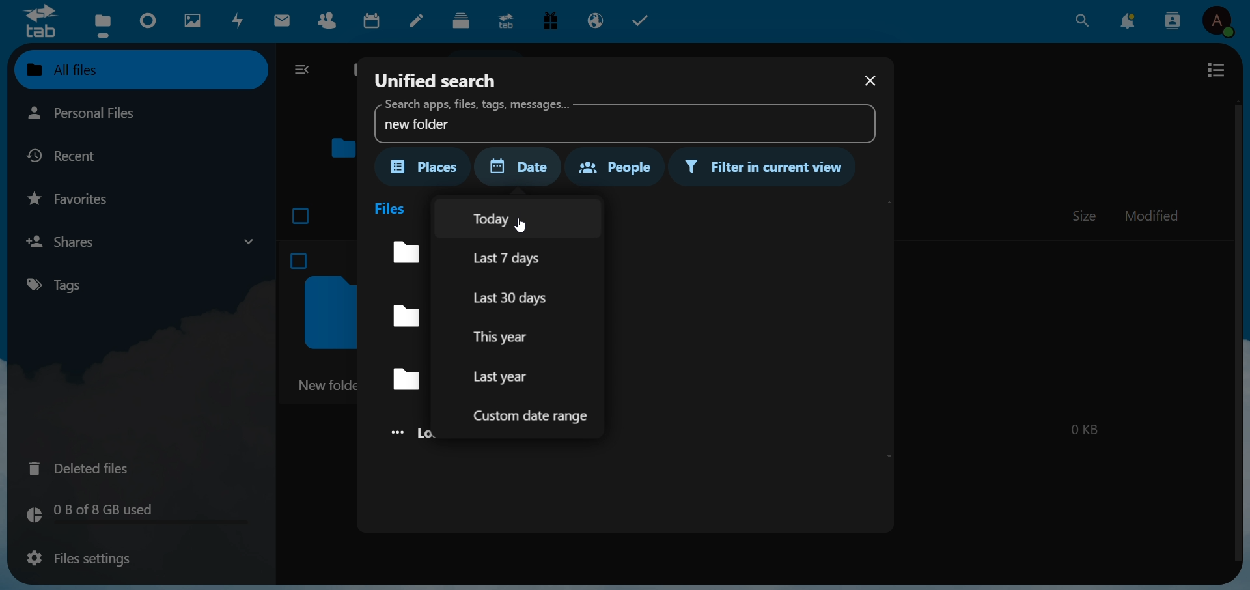 The height and width of the screenshot is (590, 1250). I want to click on scroll bar, so click(1236, 330).